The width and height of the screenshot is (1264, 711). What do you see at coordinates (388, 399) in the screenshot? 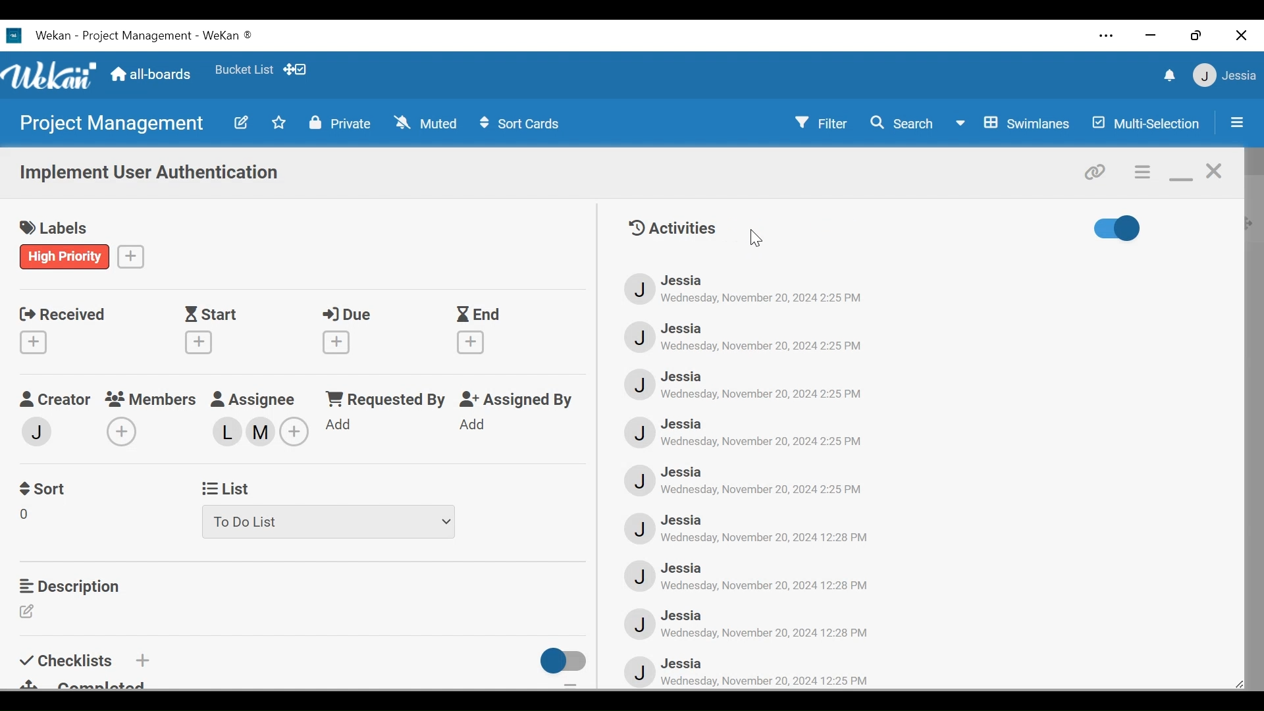
I see `Requested by` at bounding box center [388, 399].